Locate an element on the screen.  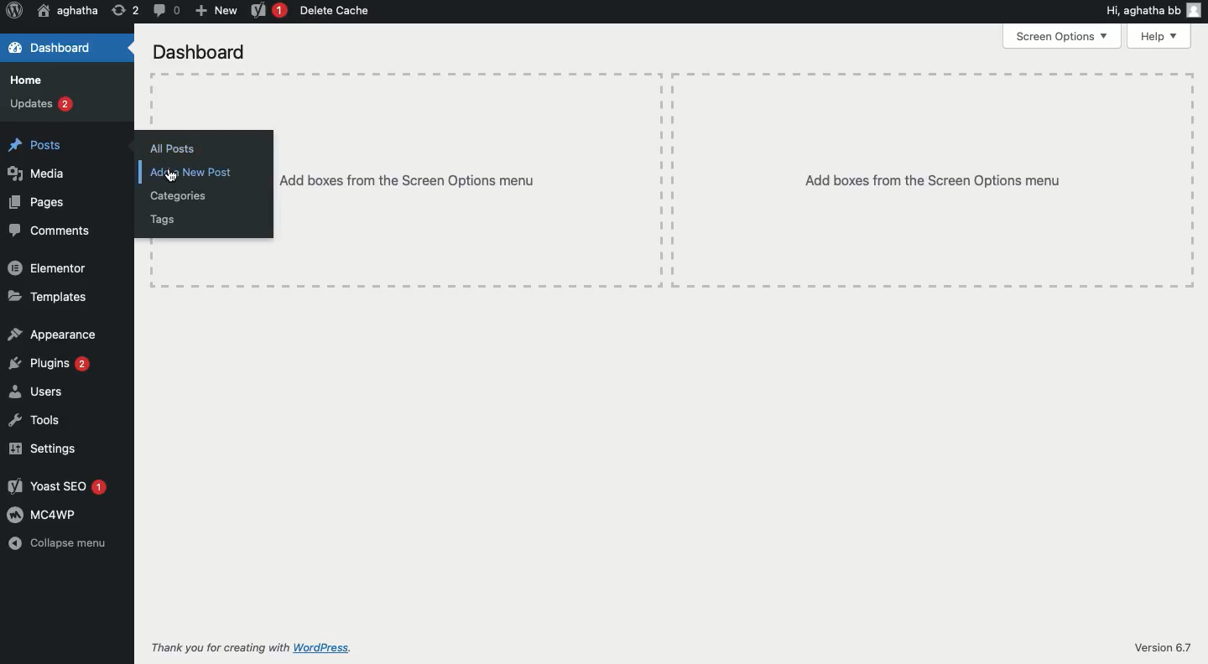
Help  is located at coordinates (1157, 36).